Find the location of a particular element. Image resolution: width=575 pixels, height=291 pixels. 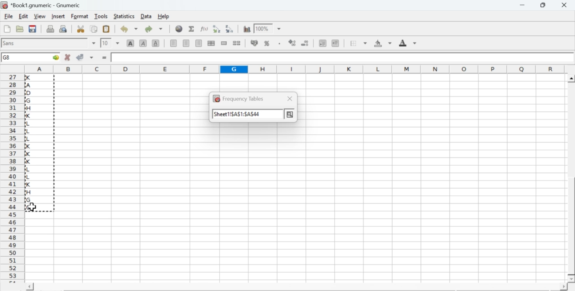

redo is located at coordinates (154, 29).